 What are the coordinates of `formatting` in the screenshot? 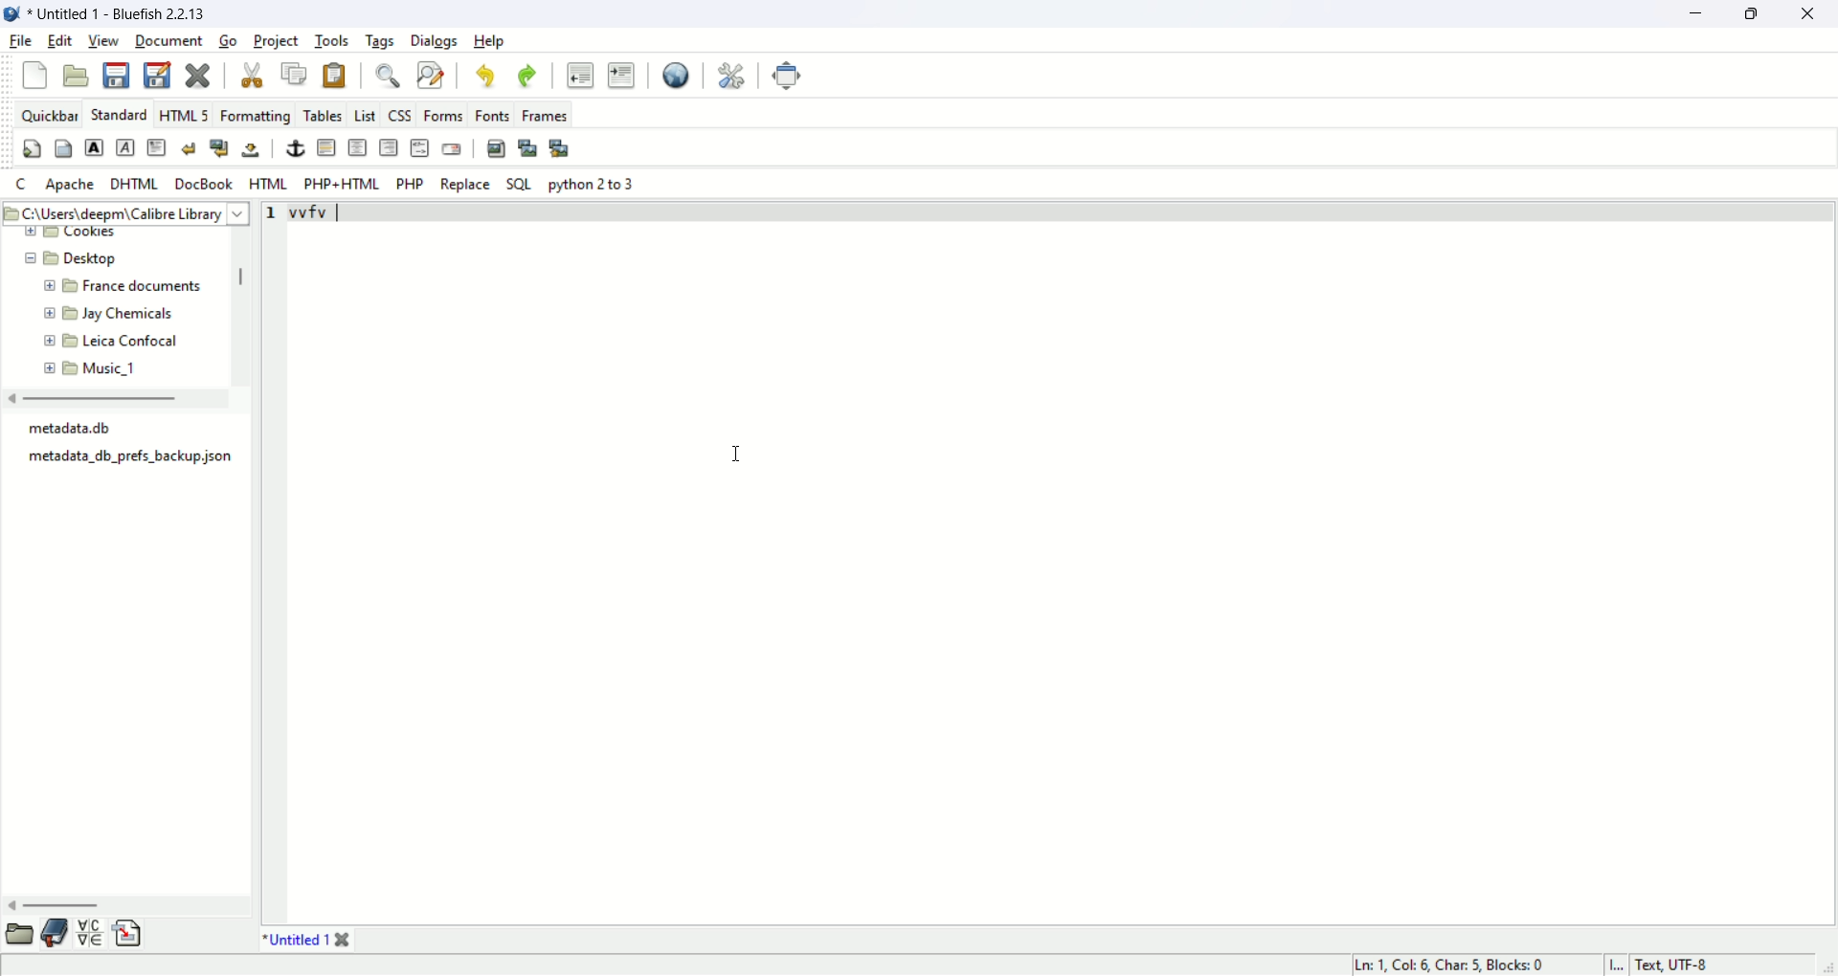 It's located at (256, 117).